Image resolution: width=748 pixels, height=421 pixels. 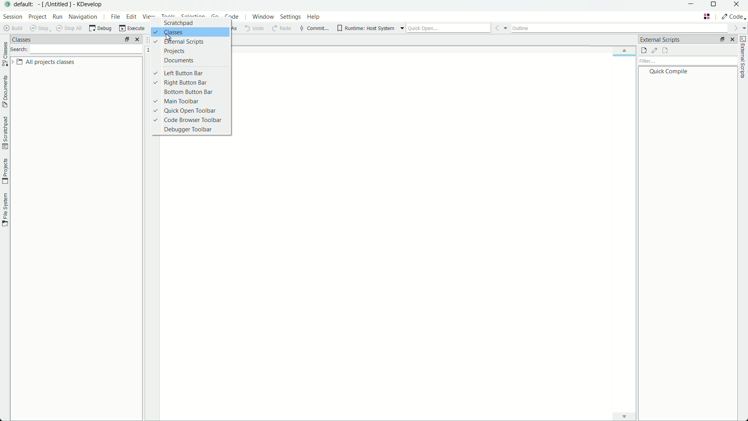 What do you see at coordinates (734, 18) in the screenshot?
I see `execute actions to change the area` at bounding box center [734, 18].